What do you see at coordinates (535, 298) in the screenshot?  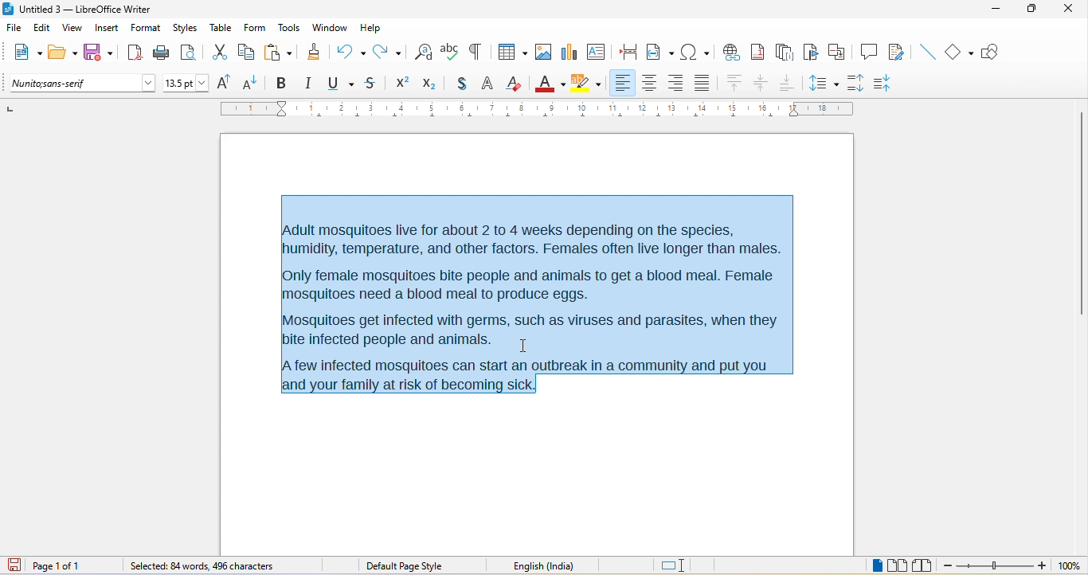 I see `select text` at bounding box center [535, 298].